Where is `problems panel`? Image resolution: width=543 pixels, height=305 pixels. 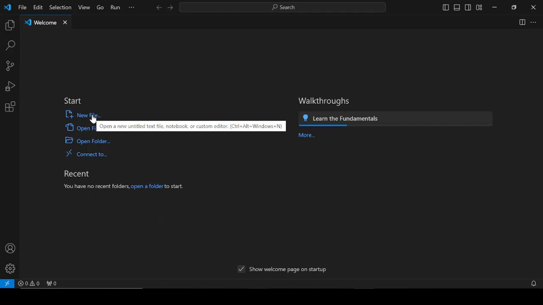 problems panel is located at coordinates (29, 283).